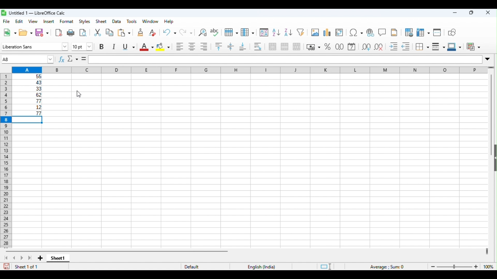 Image resolution: width=497 pixels, height=279 pixels. What do you see at coordinates (272, 46) in the screenshot?
I see `merge and center` at bounding box center [272, 46].